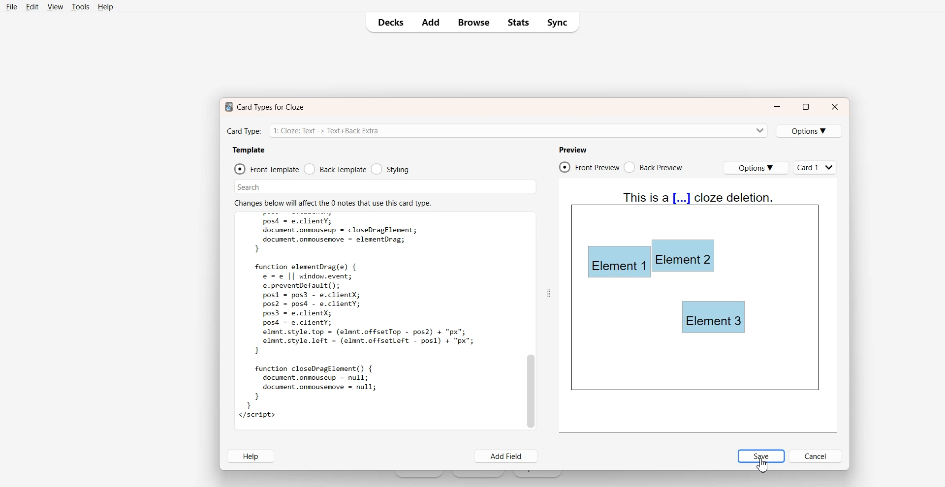 The width and height of the screenshot is (945, 487). What do you see at coordinates (518, 23) in the screenshot?
I see `Stats` at bounding box center [518, 23].